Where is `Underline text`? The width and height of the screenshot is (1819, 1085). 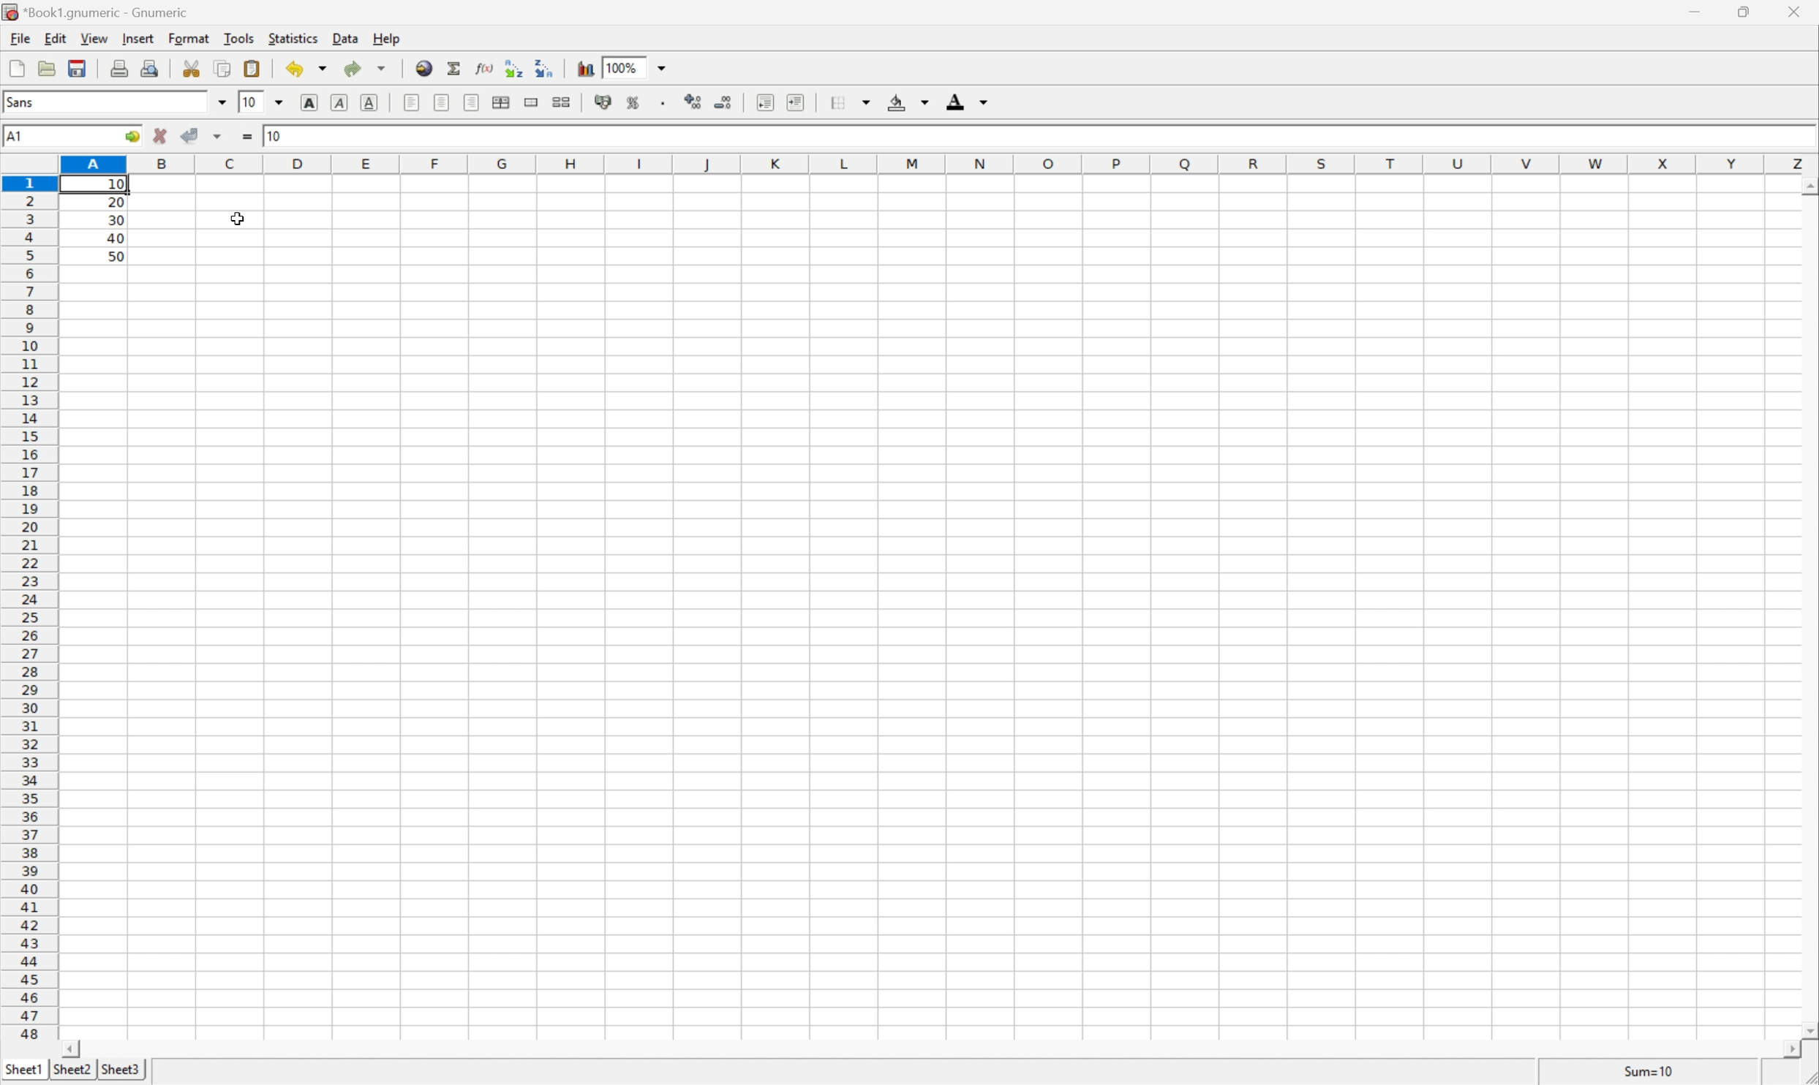
Underline text is located at coordinates (369, 105).